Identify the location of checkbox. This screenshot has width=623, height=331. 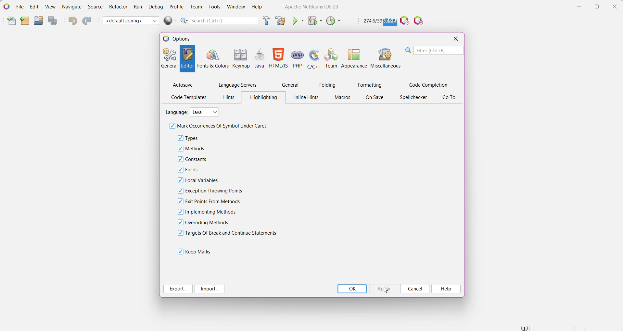
(179, 233).